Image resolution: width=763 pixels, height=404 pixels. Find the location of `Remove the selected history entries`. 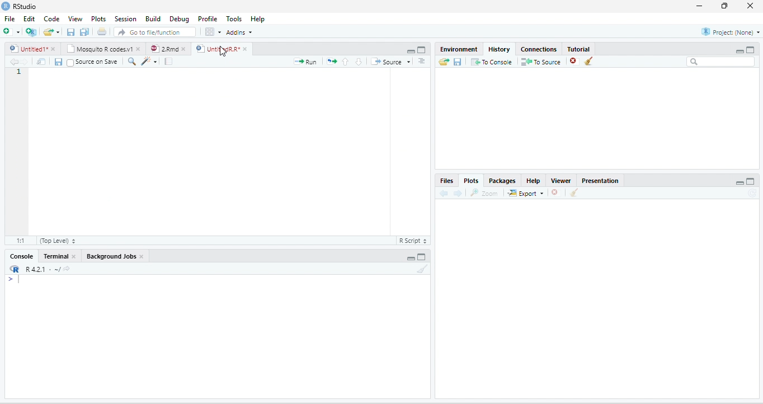

Remove the selected history entries is located at coordinates (574, 62).